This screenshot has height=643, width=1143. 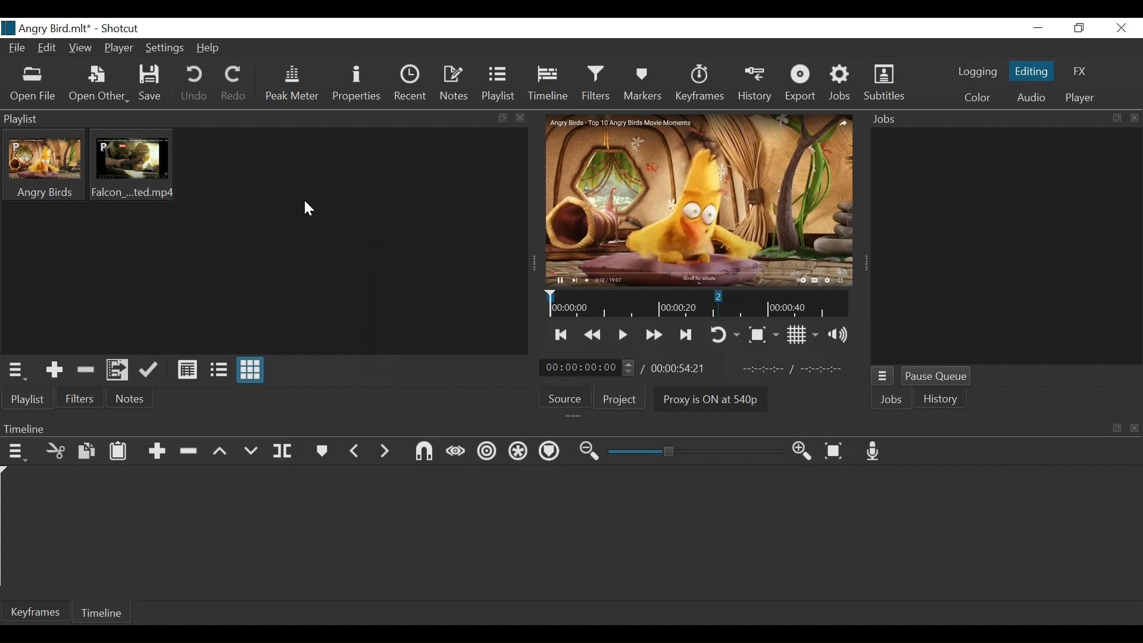 What do you see at coordinates (799, 451) in the screenshot?
I see `Zoom timeline in` at bounding box center [799, 451].